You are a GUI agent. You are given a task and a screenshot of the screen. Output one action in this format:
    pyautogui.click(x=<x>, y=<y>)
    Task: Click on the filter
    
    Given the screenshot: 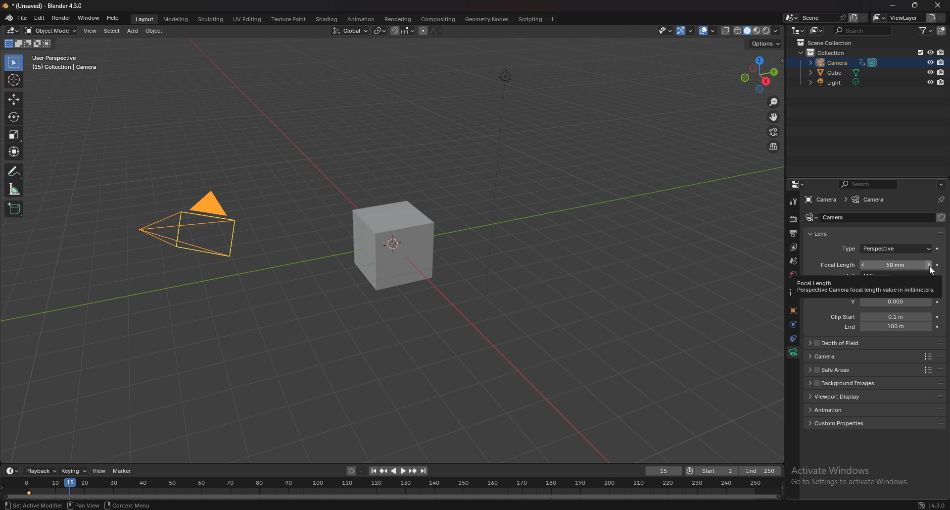 What is the action you would take?
    pyautogui.click(x=926, y=31)
    